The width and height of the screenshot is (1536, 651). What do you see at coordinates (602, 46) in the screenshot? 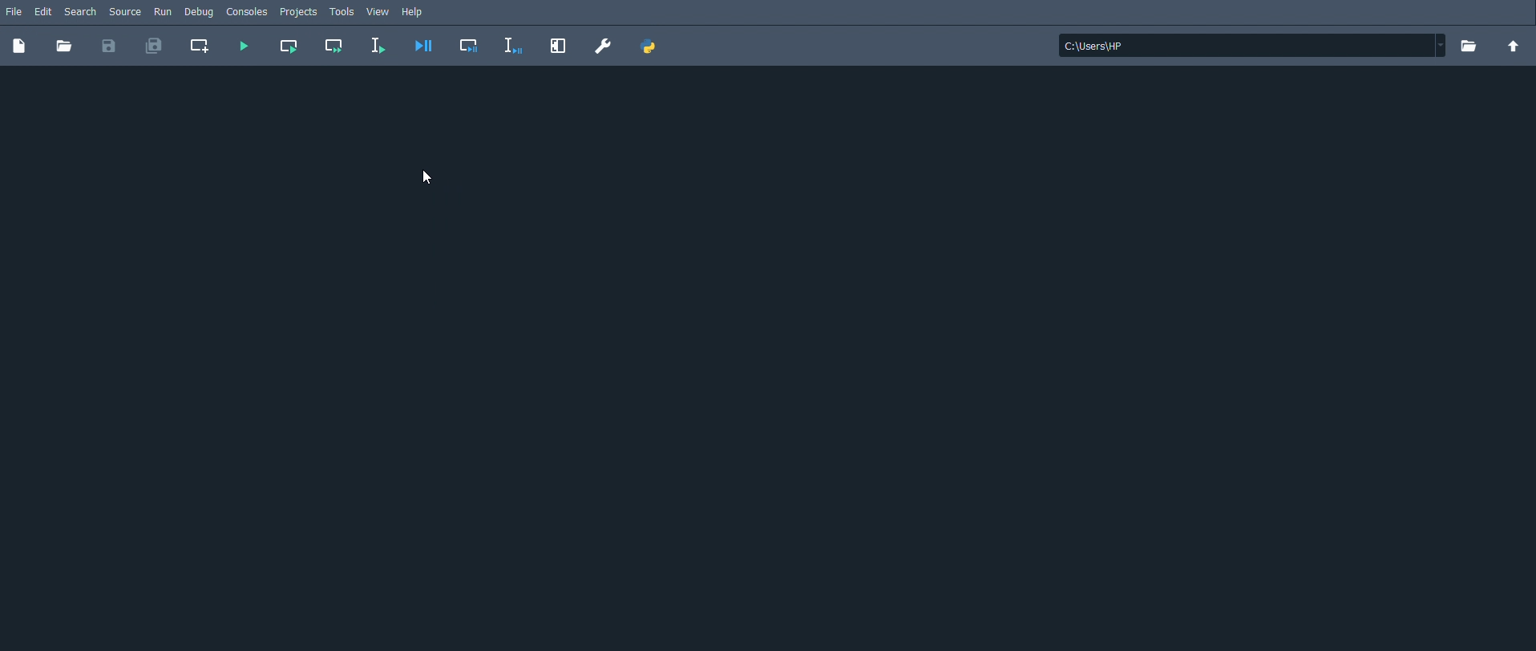
I see `Preferences` at bounding box center [602, 46].